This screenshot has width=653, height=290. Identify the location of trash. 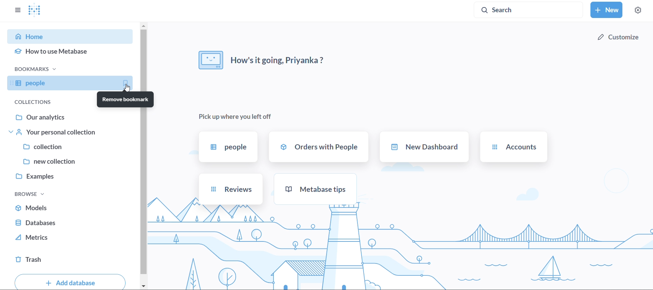
(67, 259).